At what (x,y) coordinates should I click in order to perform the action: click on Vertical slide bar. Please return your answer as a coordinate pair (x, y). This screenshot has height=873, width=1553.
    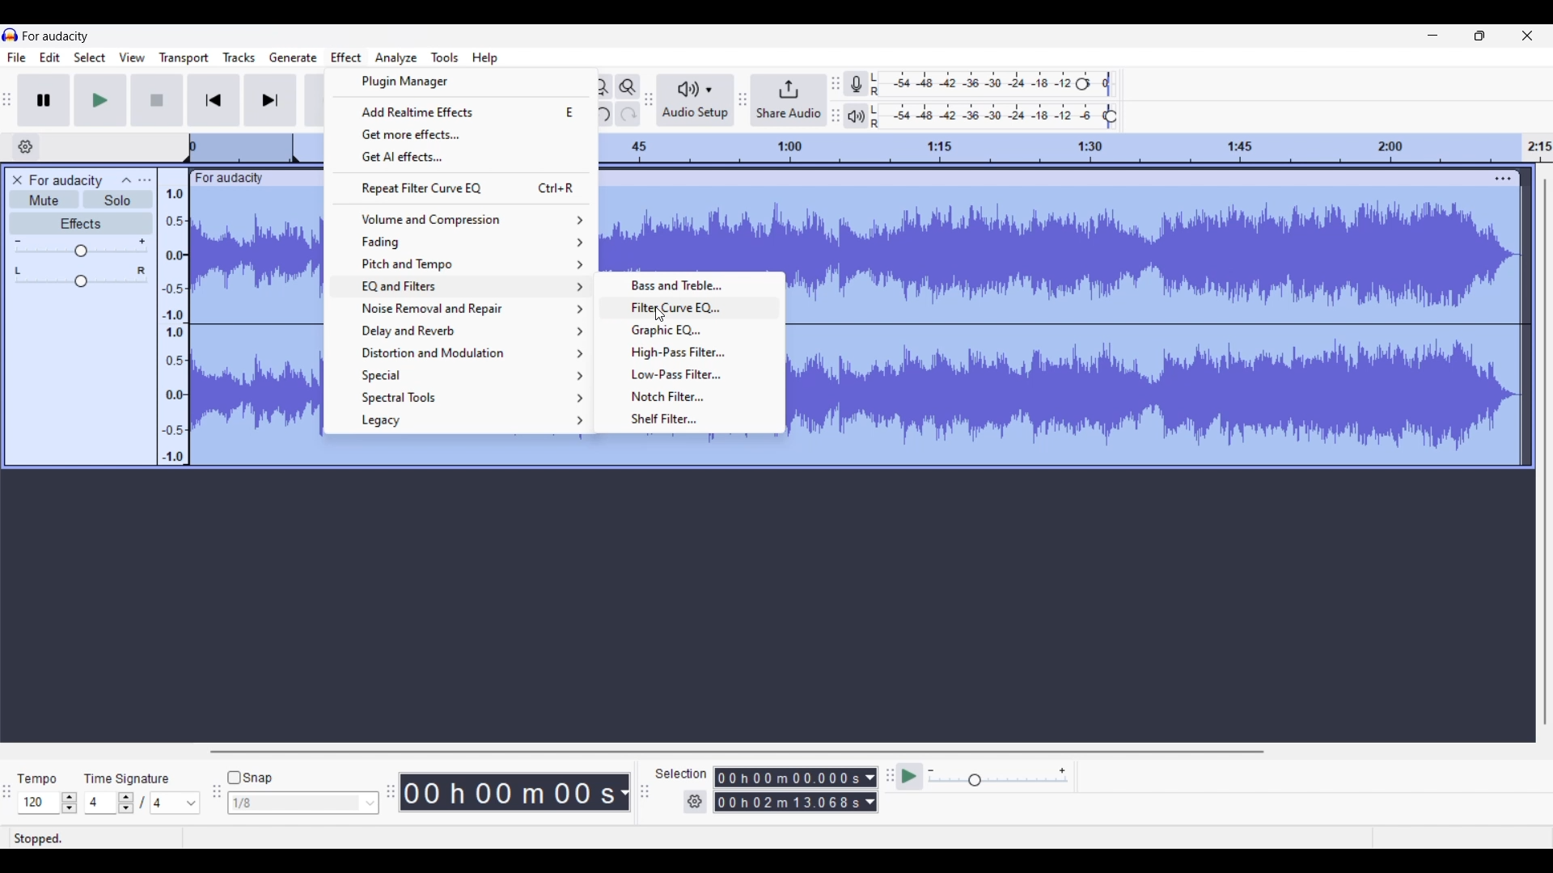
    Looking at the image, I should click on (1545, 451).